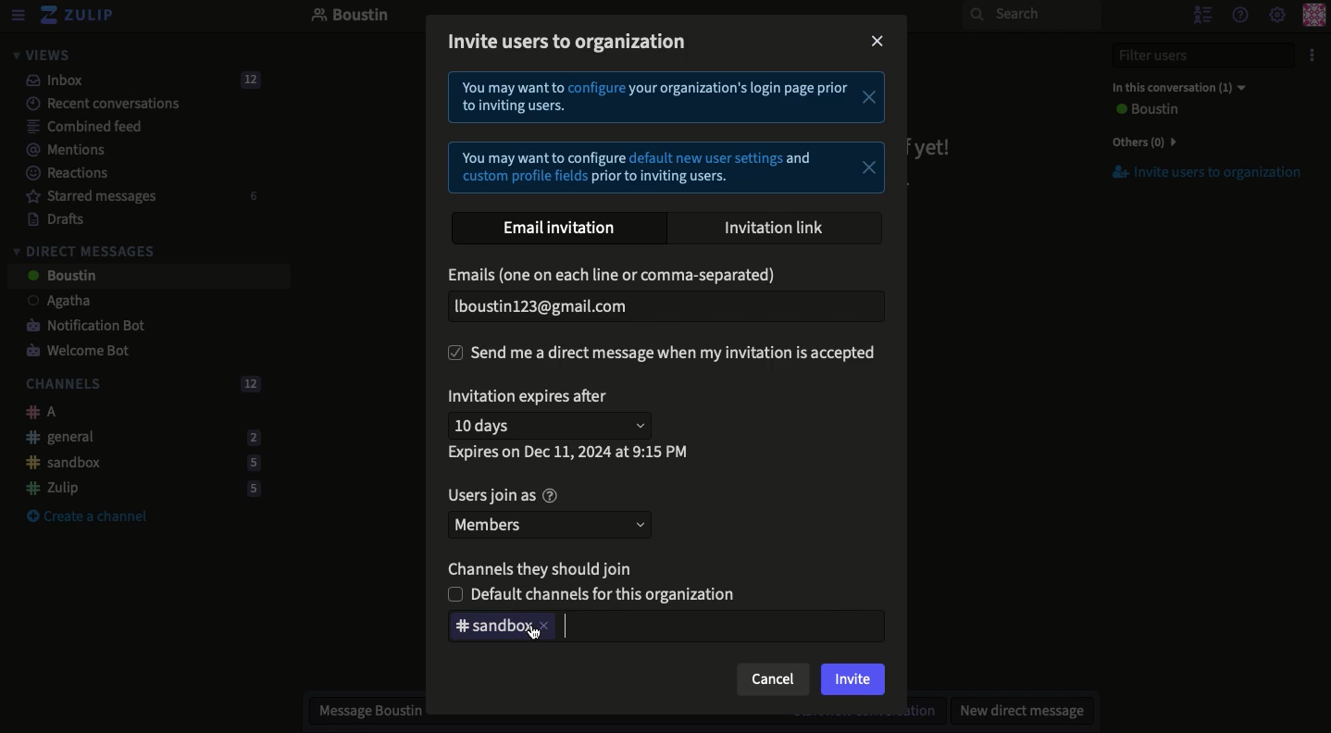 This screenshot has width=1331, height=733. Describe the element at coordinates (136, 464) in the screenshot. I see `Sandbox` at that location.